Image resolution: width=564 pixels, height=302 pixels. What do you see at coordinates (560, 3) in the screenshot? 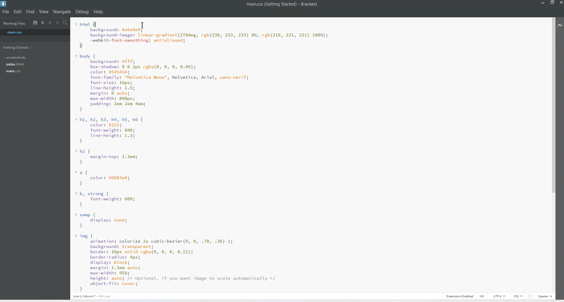
I see `Close` at bounding box center [560, 3].